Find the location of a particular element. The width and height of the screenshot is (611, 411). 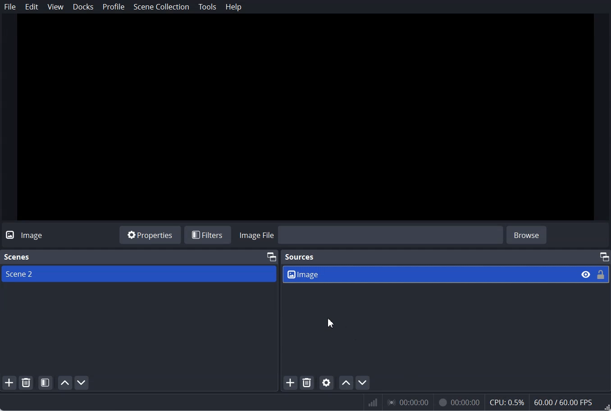

Lock is located at coordinates (601, 274).